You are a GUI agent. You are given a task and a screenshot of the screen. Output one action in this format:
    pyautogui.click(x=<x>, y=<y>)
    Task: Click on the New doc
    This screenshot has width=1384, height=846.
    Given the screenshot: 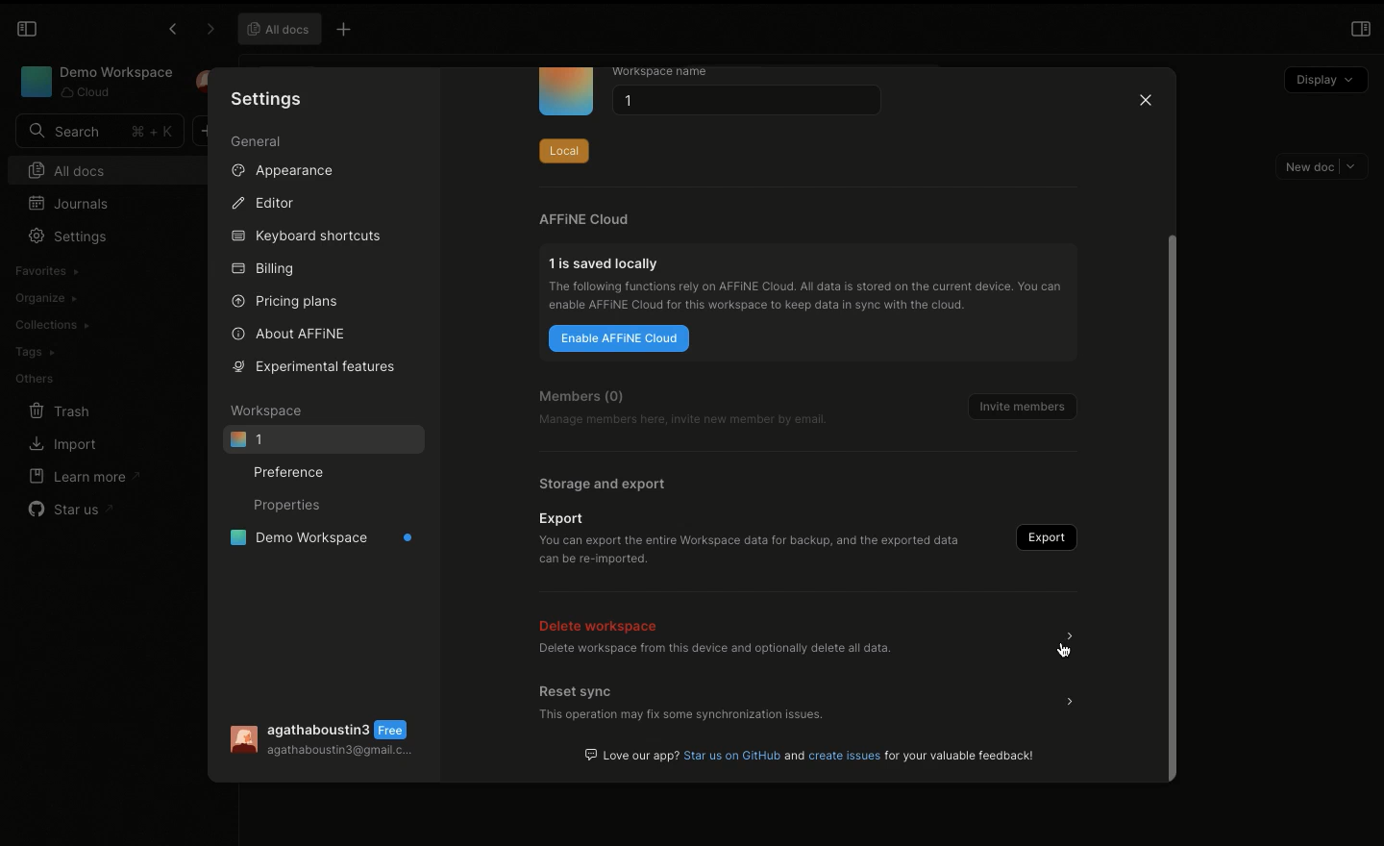 What is the action you would take?
    pyautogui.click(x=1322, y=166)
    